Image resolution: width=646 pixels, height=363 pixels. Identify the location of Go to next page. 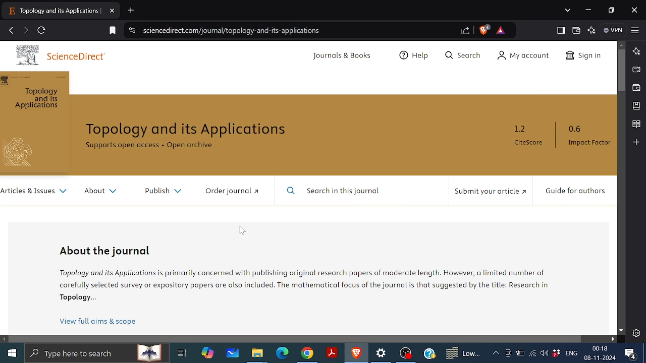
(25, 31).